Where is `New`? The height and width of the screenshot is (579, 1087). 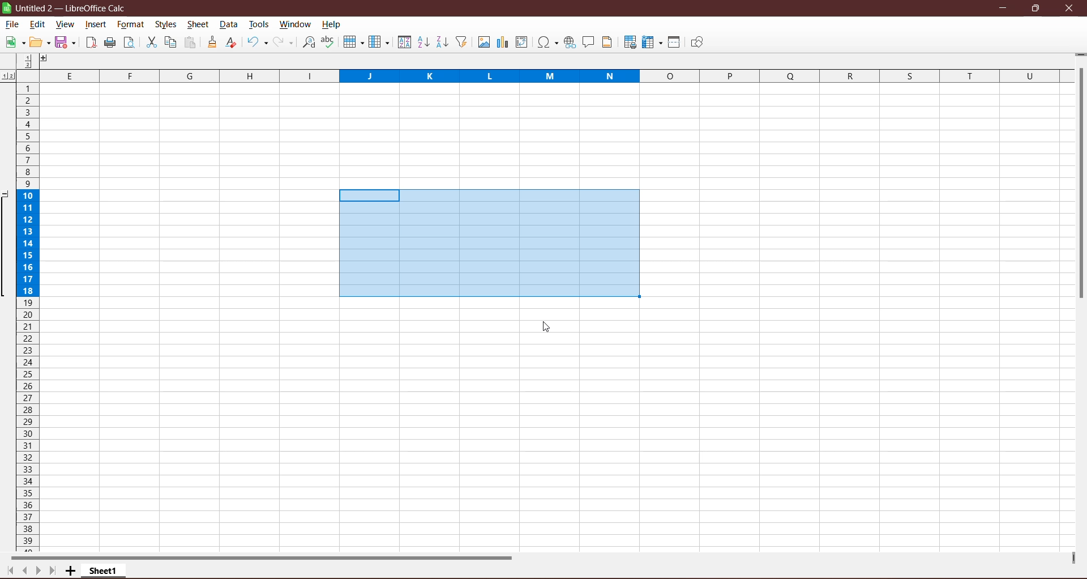
New is located at coordinates (14, 42).